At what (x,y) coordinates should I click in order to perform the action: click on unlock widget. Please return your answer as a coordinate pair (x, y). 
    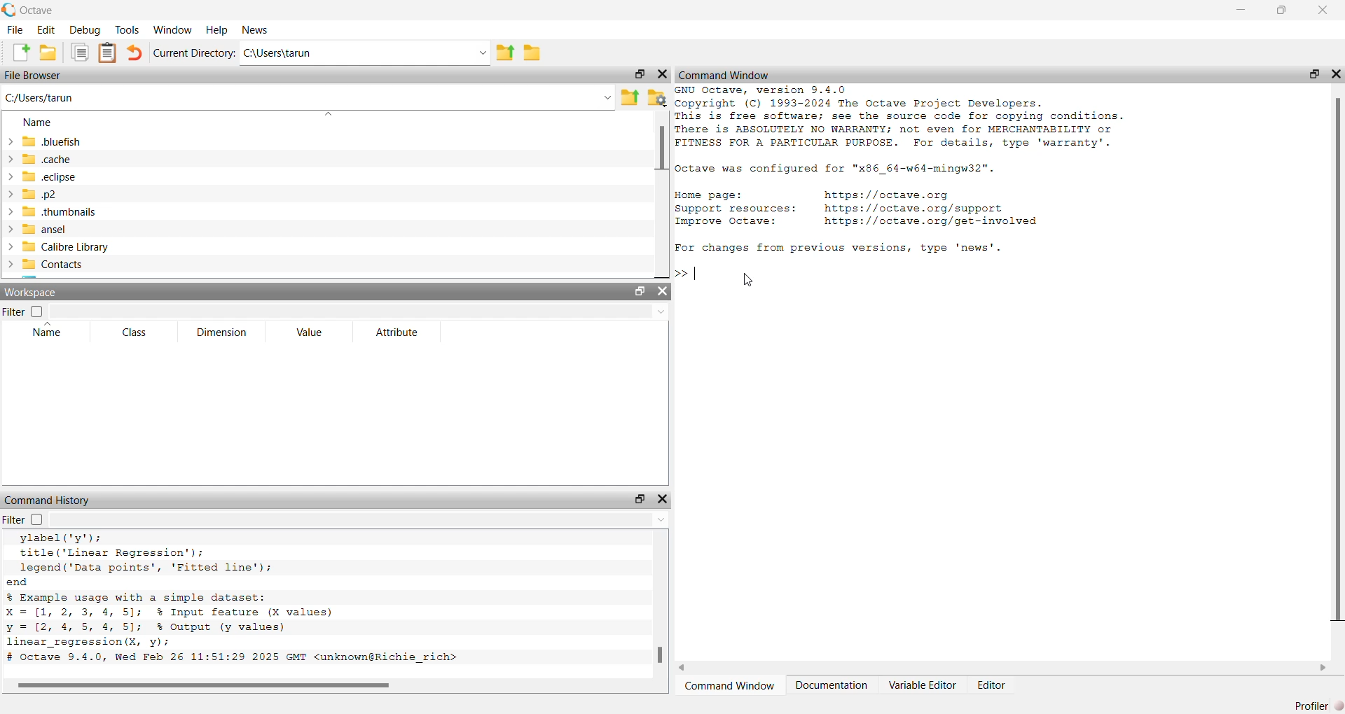
    Looking at the image, I should click on (638, 498).